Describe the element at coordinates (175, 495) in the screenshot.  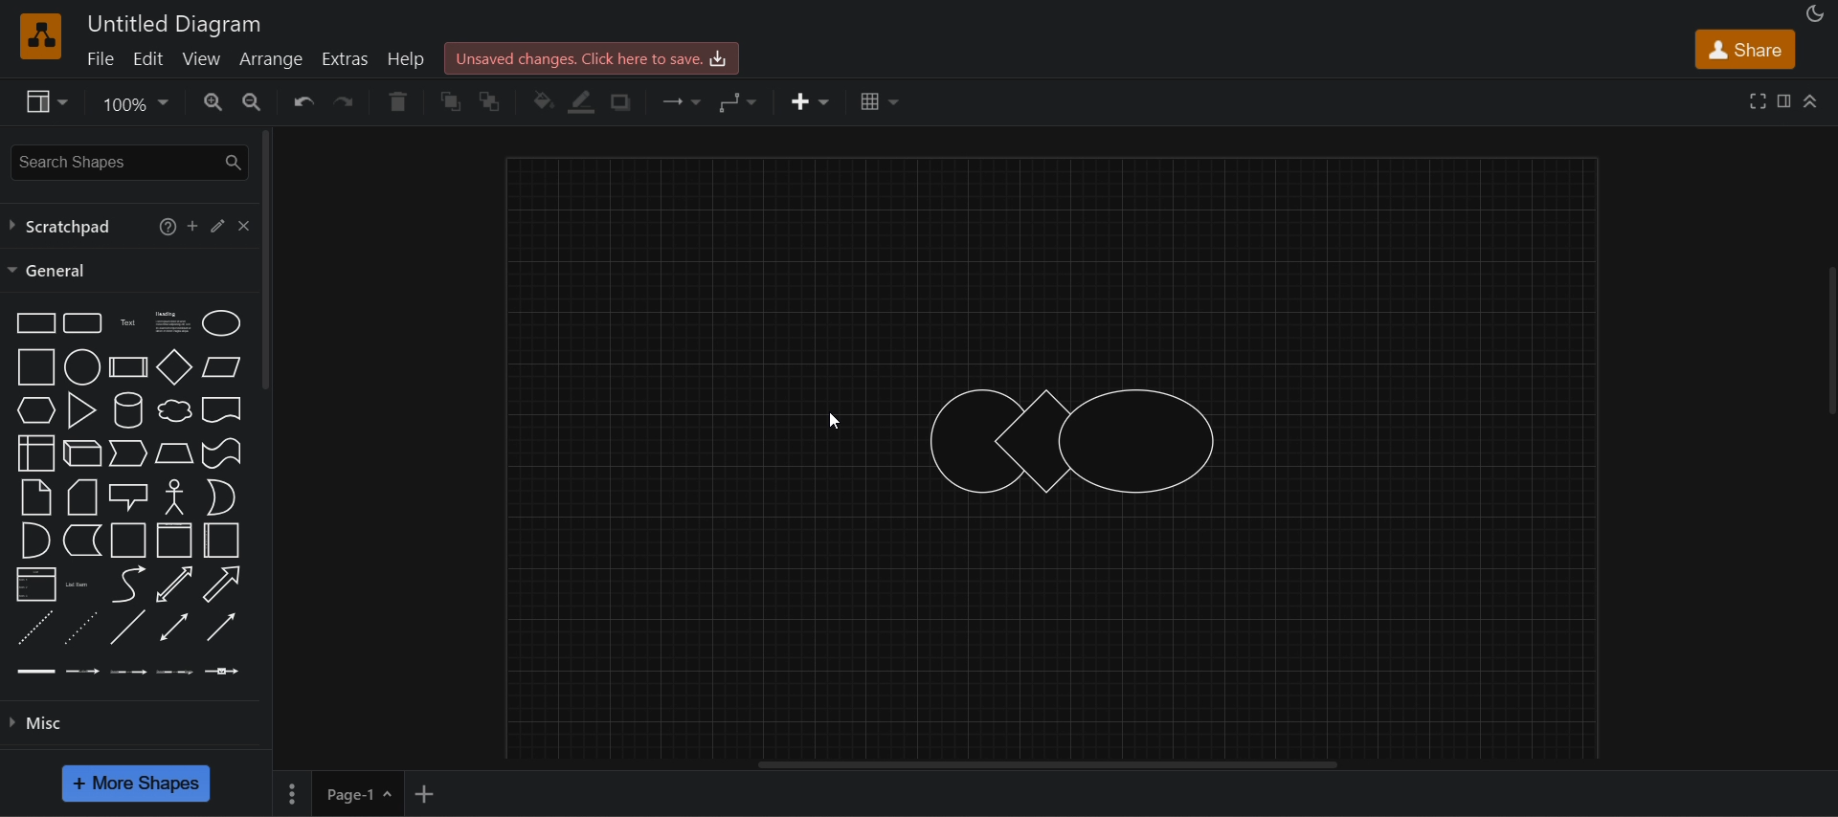
I see `actor` at that location.